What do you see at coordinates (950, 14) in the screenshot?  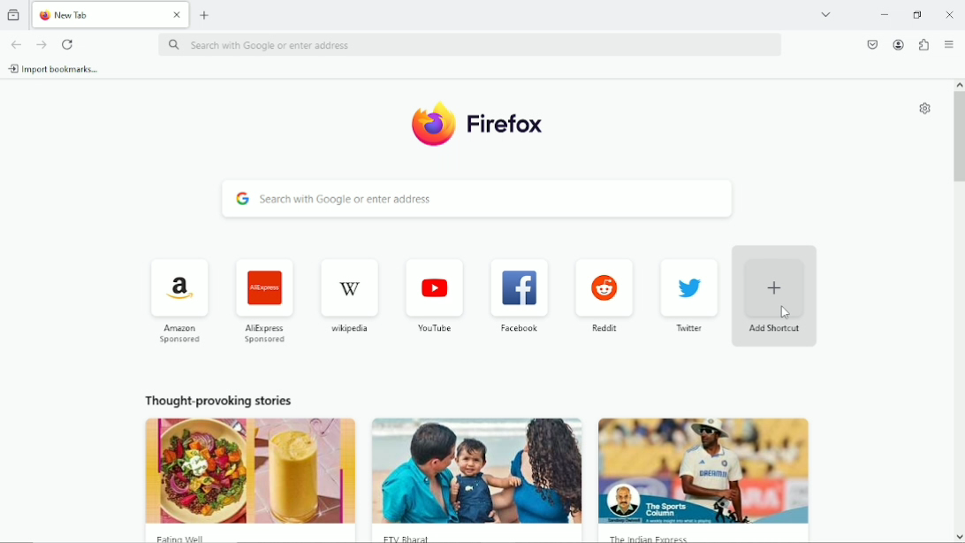 I see `Close` at bounding box center [950, 14].